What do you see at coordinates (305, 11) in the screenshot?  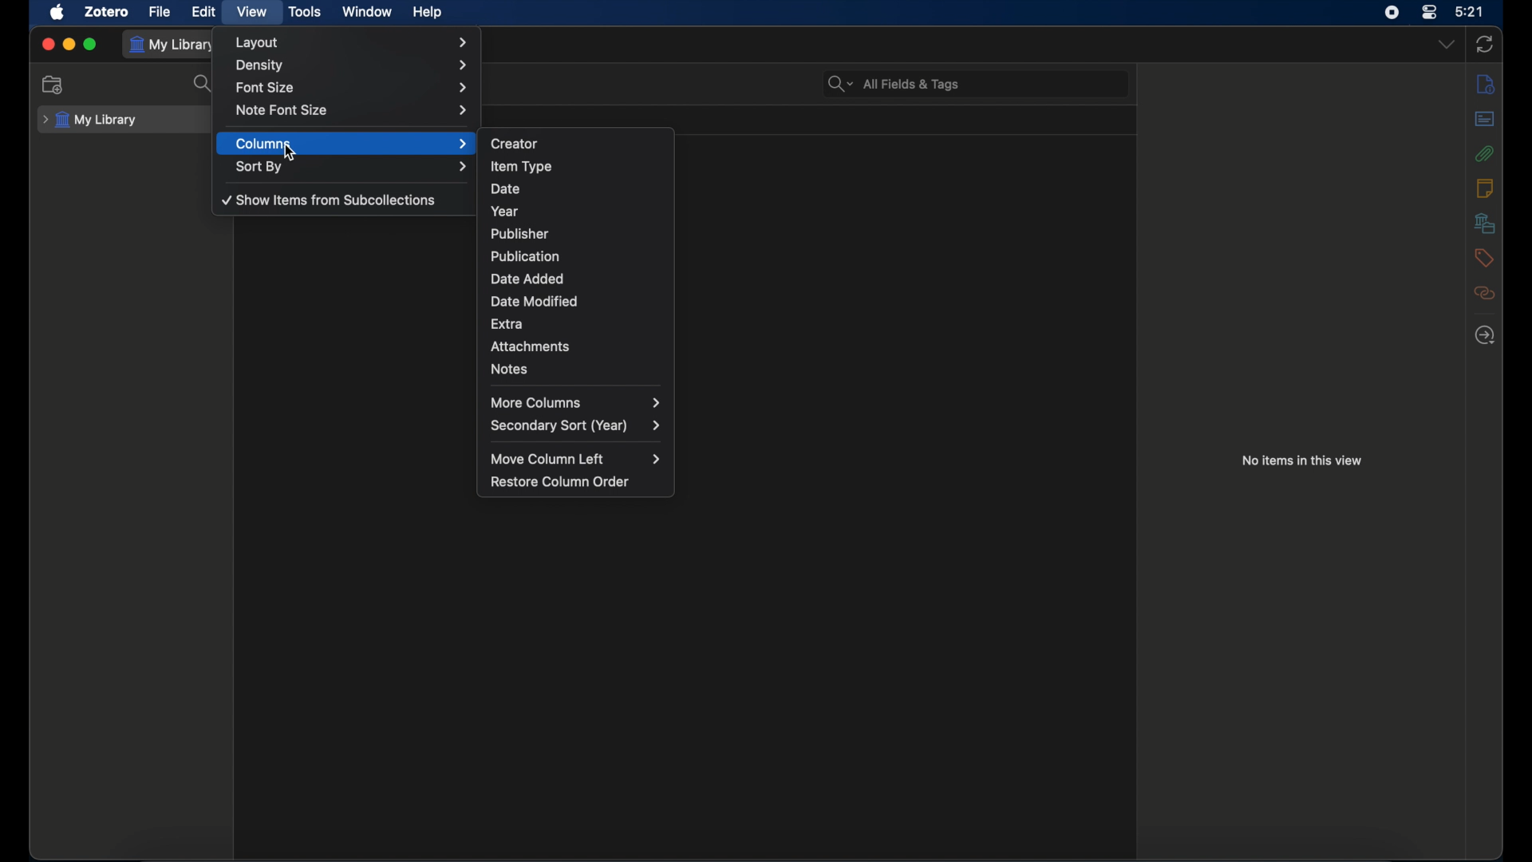 I see `tools` at bounding box center [305, 11].